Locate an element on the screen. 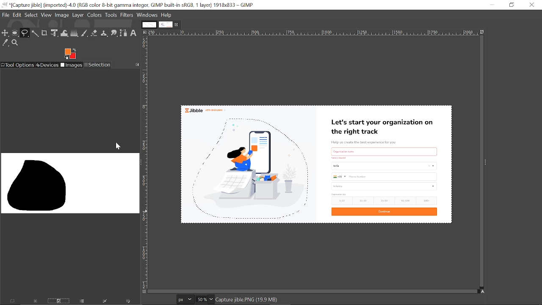 Image resolution: width=542 pixels, height=305 pixels. Color picker tool is located at coordinates (5, 43).